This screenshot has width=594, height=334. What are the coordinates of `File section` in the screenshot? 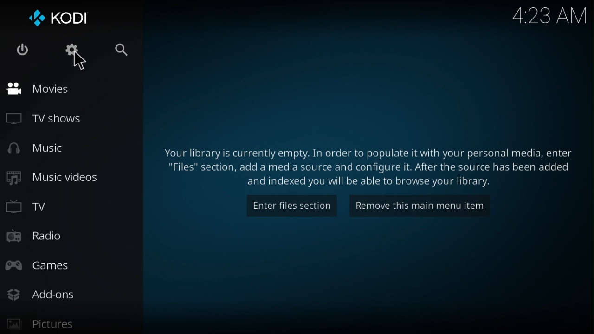 It's located at (291, 206).